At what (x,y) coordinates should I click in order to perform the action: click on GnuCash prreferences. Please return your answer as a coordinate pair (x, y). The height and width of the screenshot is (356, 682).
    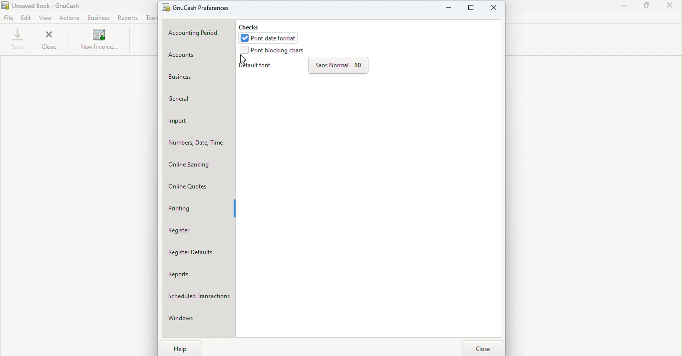
    Looking at the image, I should click on (202, 7).